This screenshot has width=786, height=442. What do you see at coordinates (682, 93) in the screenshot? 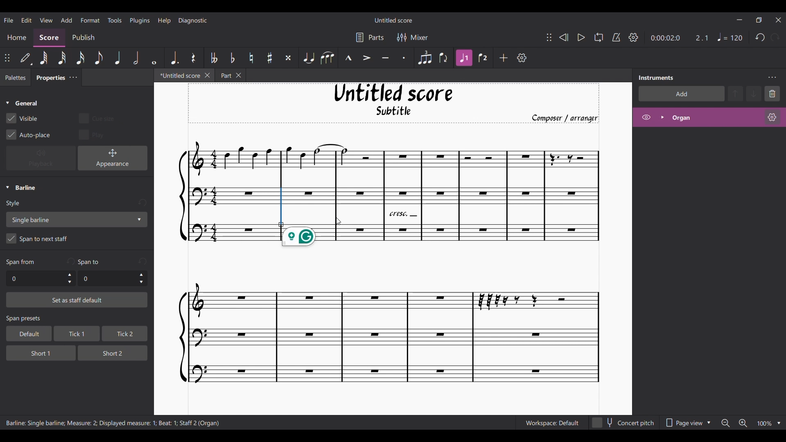
I see `Add instrument` at bounding box center [682, 93].